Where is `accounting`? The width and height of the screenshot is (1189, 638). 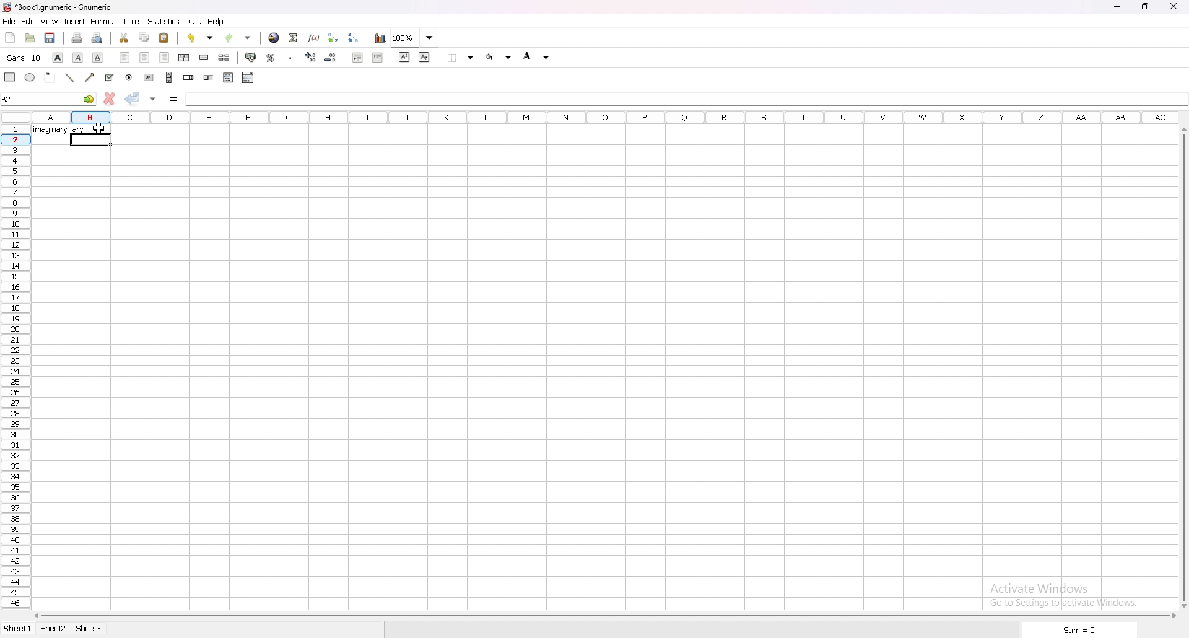
accounting is located at coordinates (251, 58).